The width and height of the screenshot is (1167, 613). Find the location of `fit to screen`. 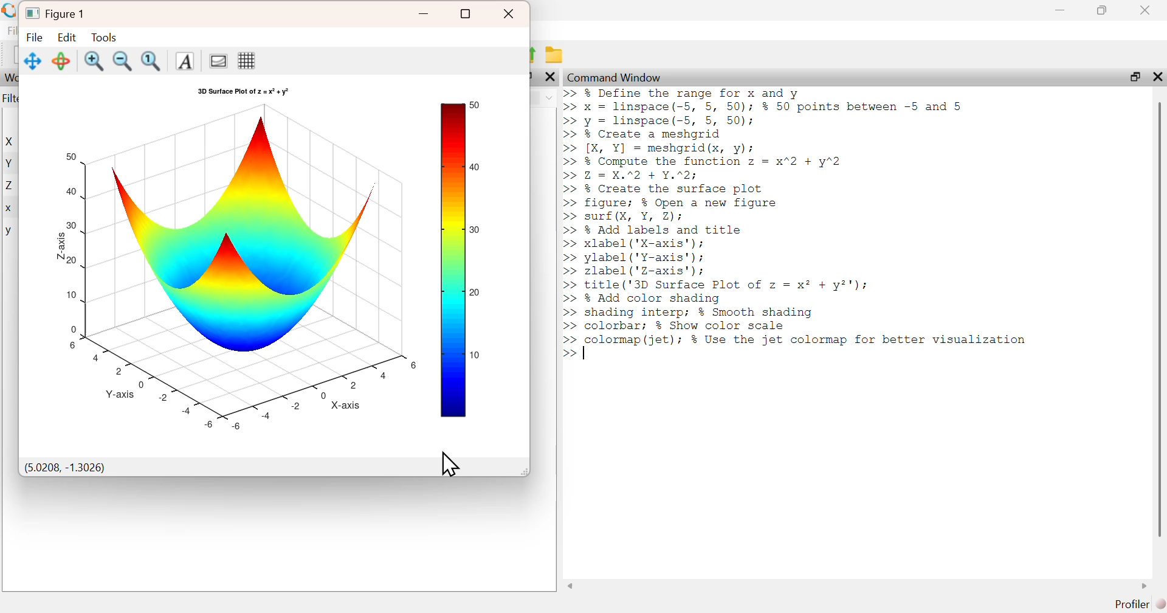

fit to screen is located at coordinates (153, 61).